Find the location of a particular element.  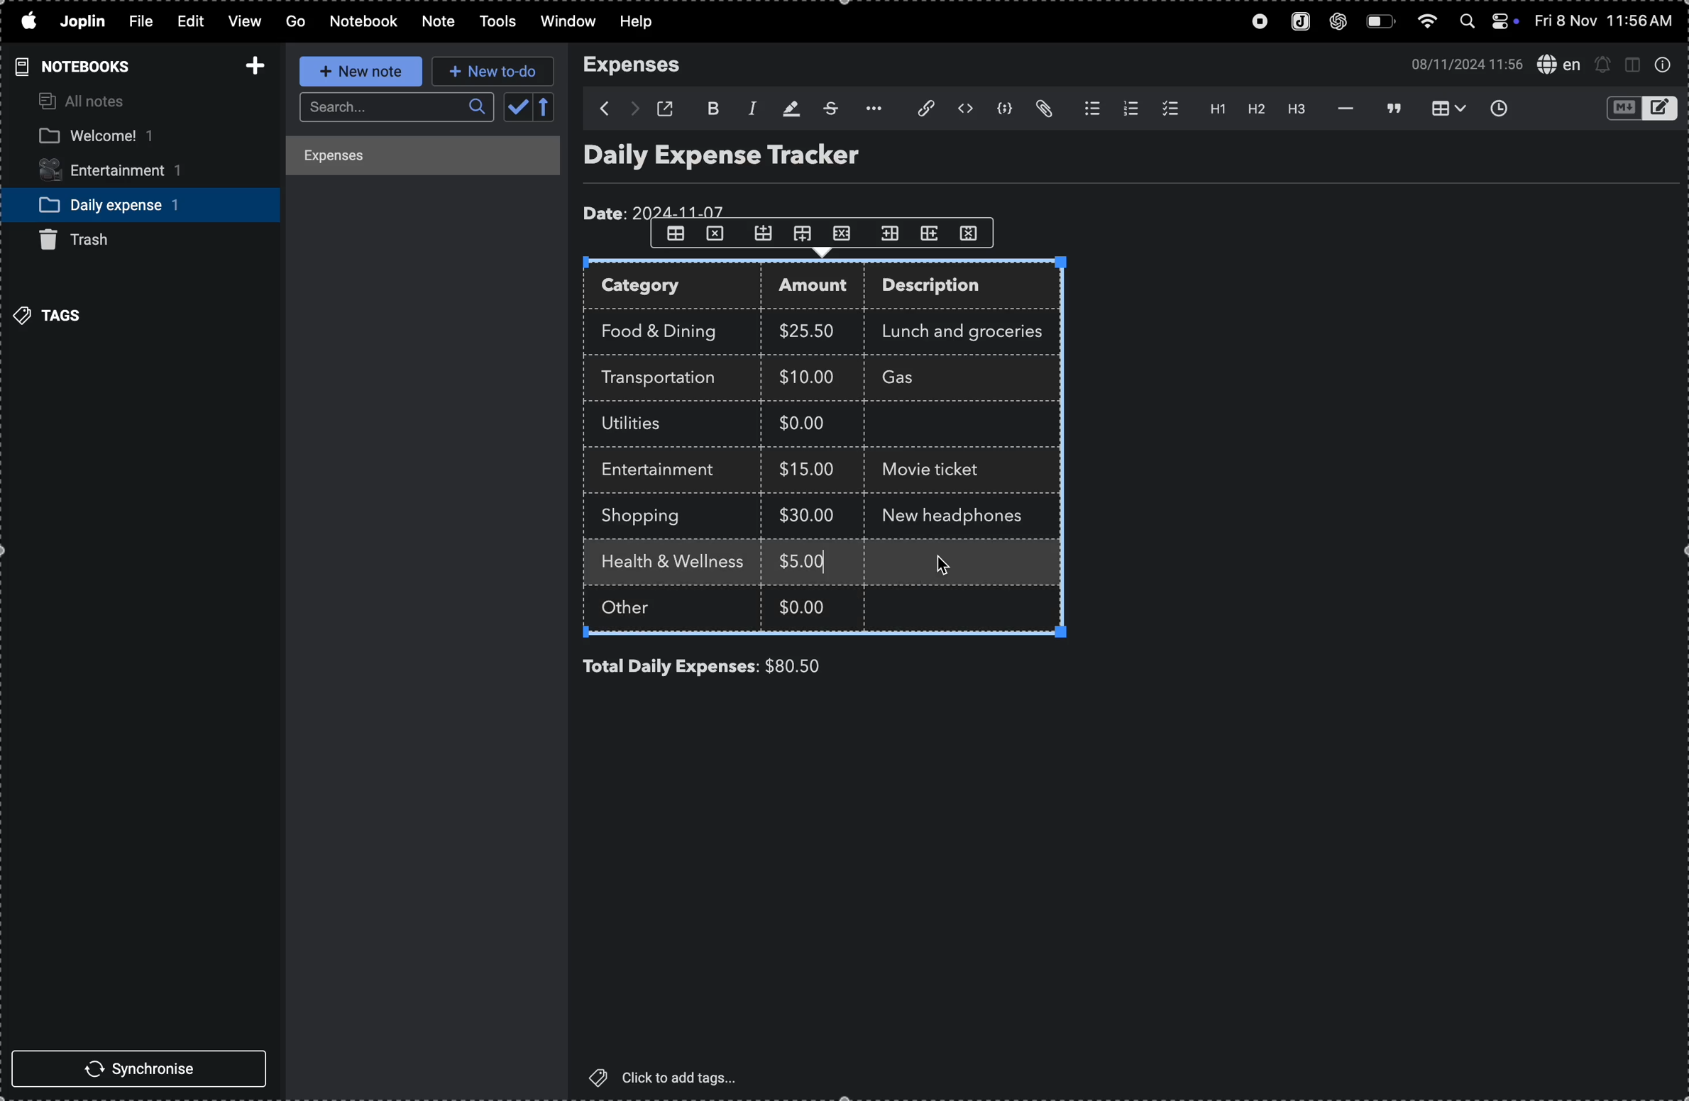

insert time is located at coordinates (1497, 108).